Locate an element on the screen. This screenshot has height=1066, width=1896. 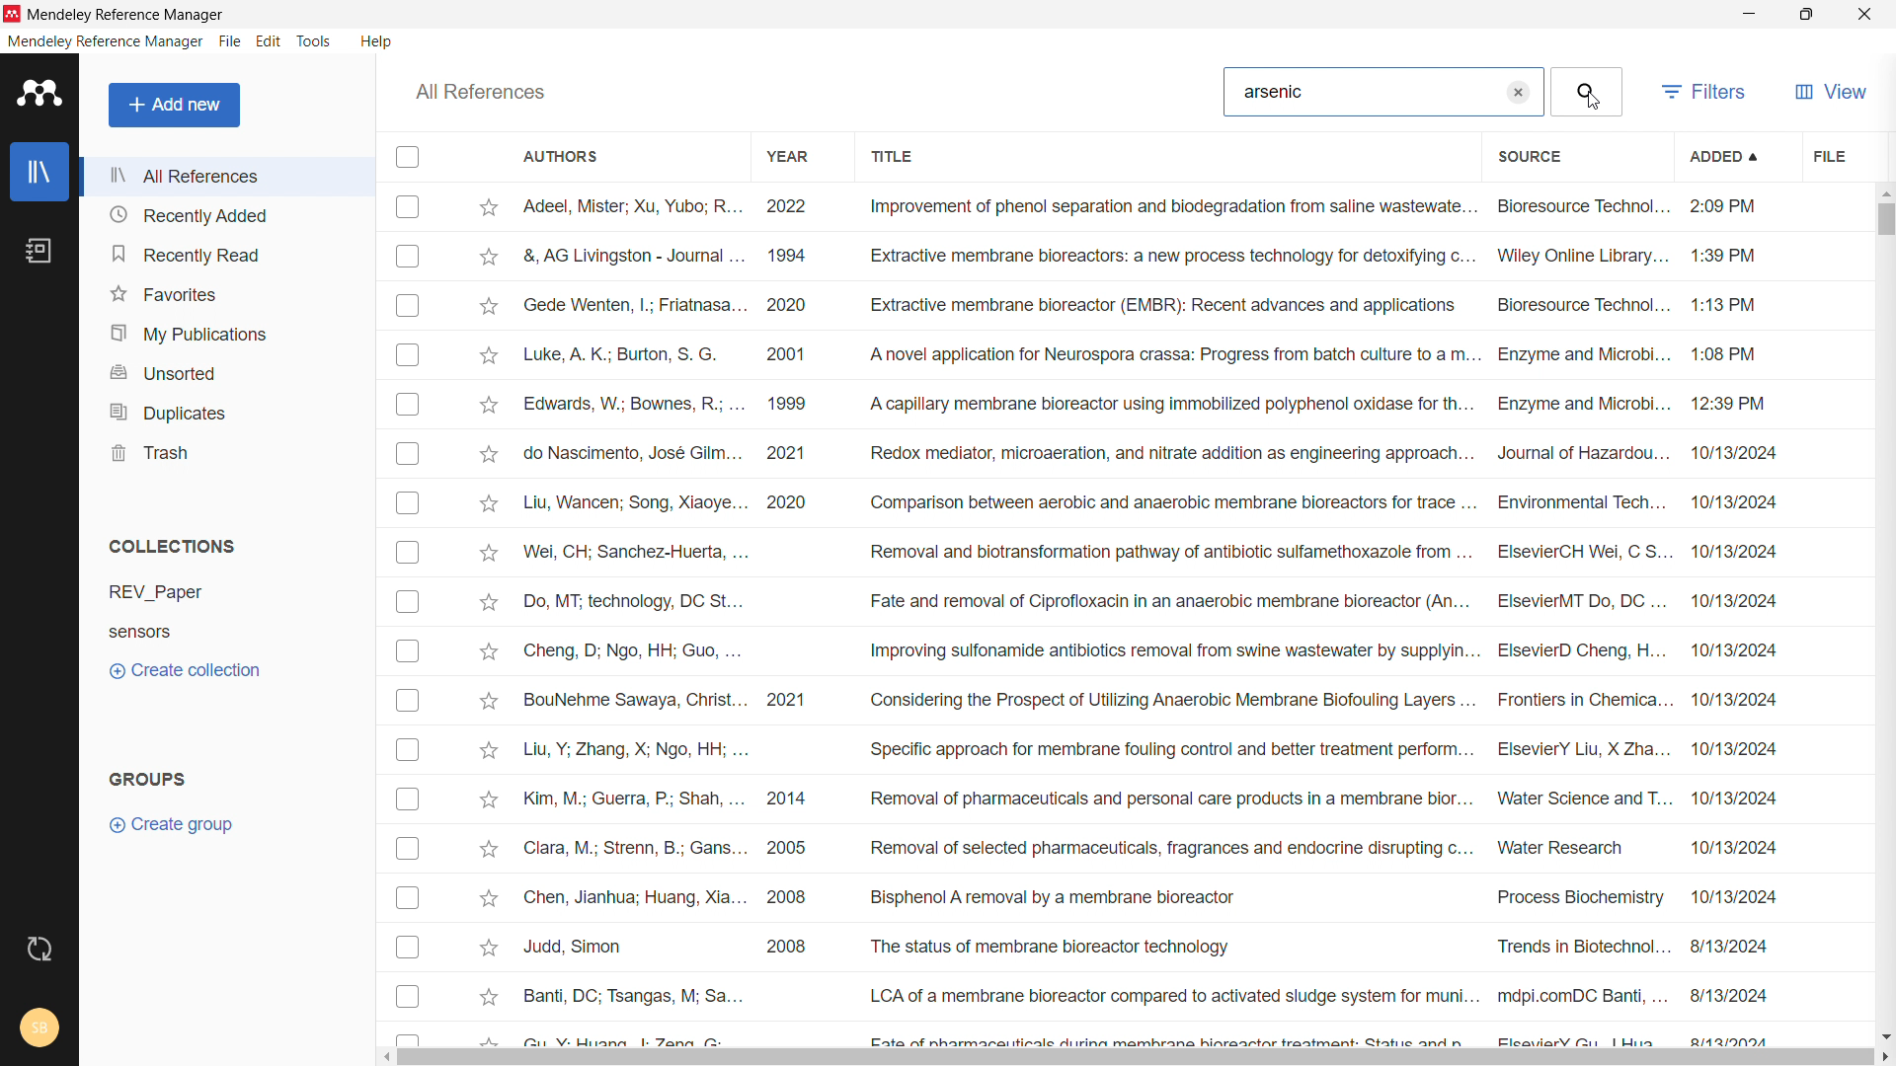
Banti, DC; Tsangas, M; Sa... LCA of a membrane bioreactor compared to activated sludge system for muni... mdpi.comDC Banti, ... 8/13/2024 is located at coordinates (1147, 991).